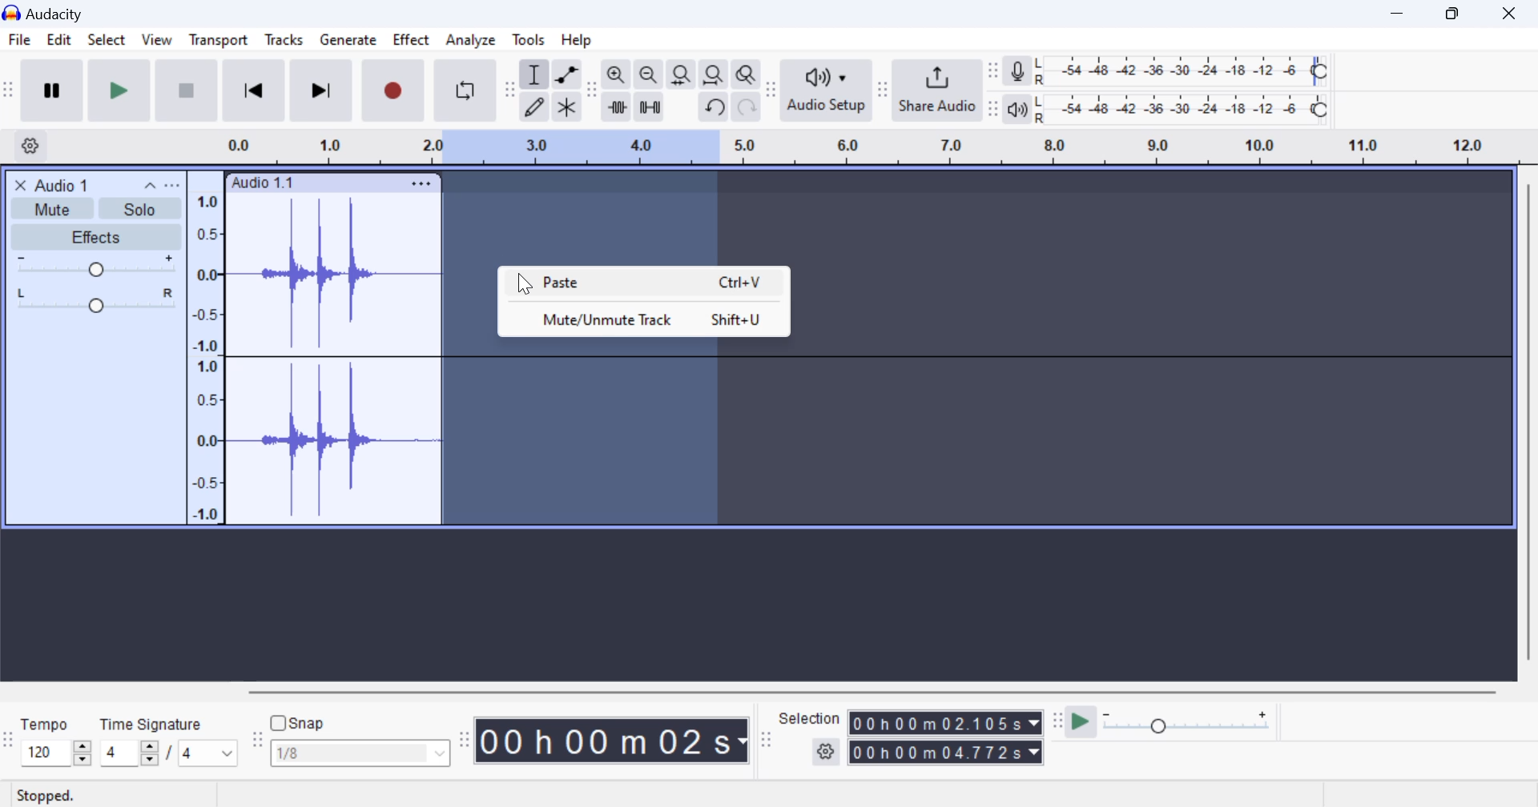  Describe the element at coordinates (827, 753) in the screenshot. I see `settings` at that location.